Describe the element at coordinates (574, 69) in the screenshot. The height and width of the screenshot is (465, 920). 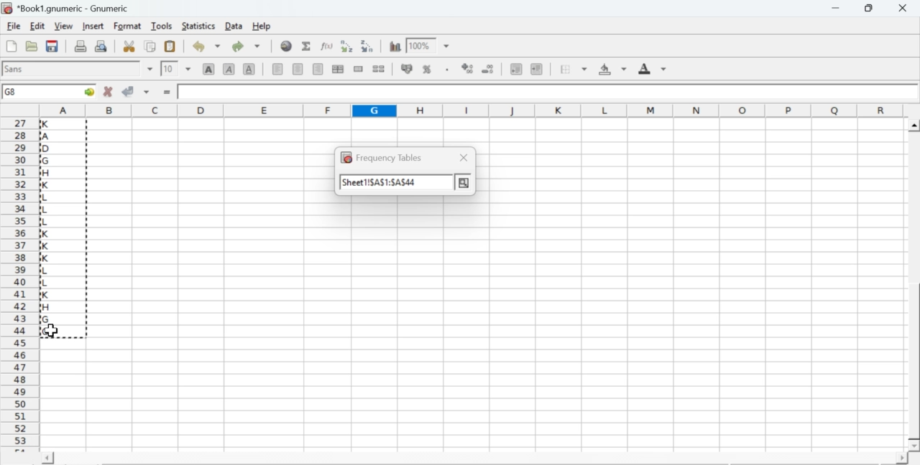
I see `borders` at that location.